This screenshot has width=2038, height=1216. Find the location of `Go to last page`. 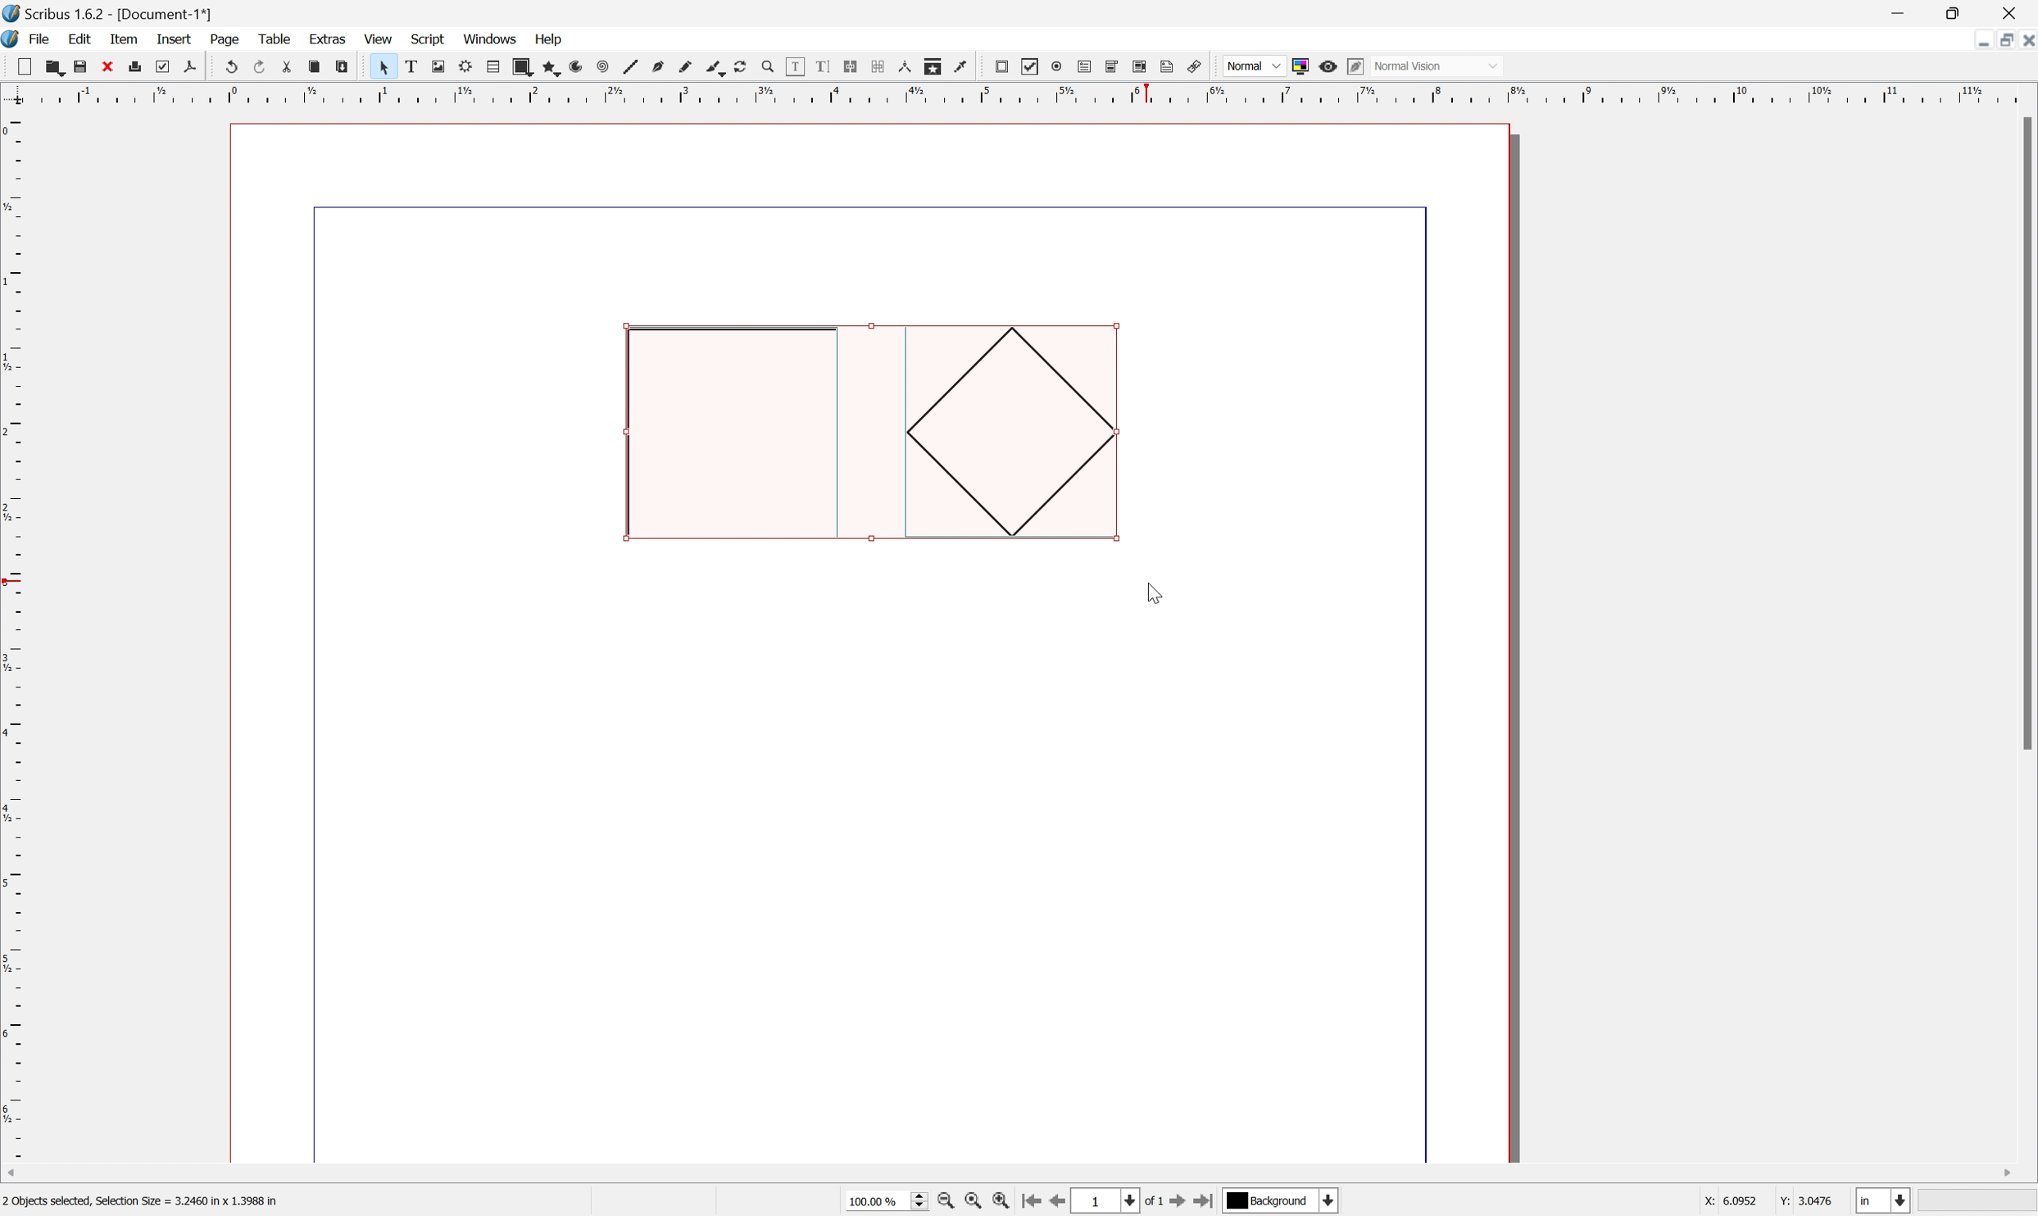

Go to last page is located at coordinates (1205, 1198).